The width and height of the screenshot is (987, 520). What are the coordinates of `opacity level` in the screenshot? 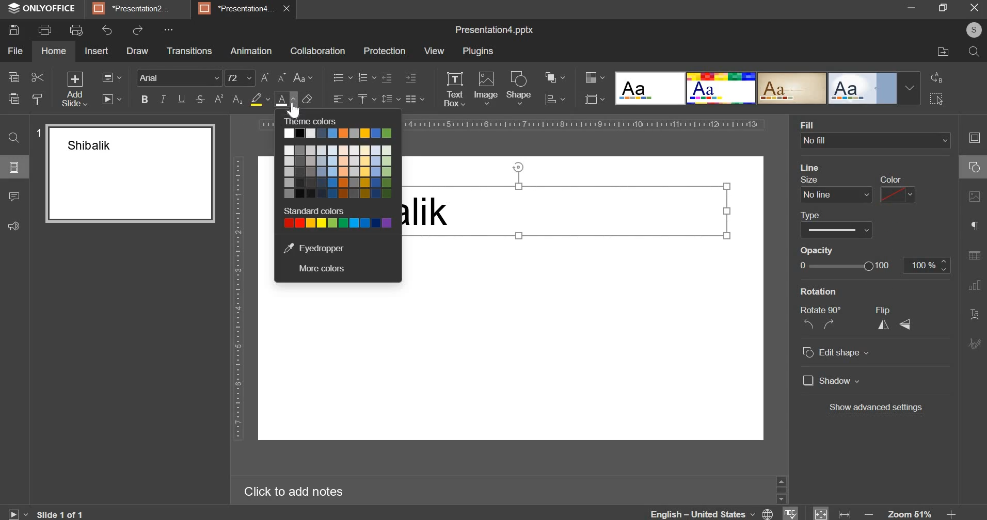 It's located at (928, 266).